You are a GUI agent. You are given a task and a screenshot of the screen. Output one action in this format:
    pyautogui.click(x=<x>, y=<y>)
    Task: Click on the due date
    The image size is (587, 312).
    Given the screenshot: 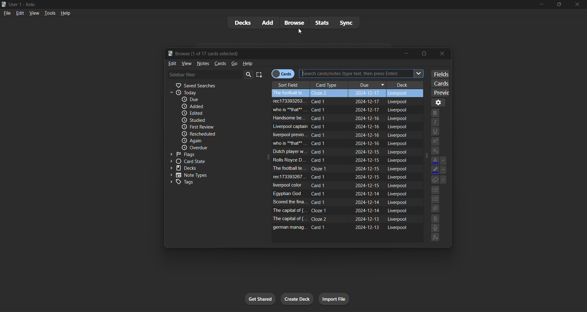 What is the action you would take?
    pyautogui.click(x=368, y=202)
    